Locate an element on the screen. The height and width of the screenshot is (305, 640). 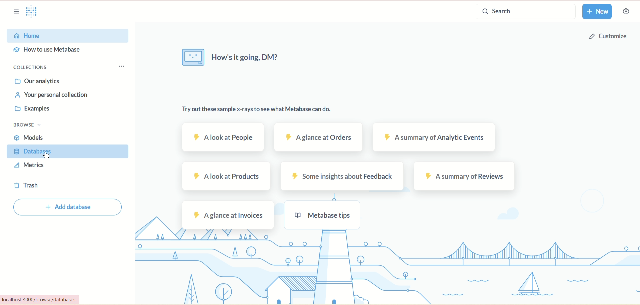
customize is located at coordinates (605, 39).